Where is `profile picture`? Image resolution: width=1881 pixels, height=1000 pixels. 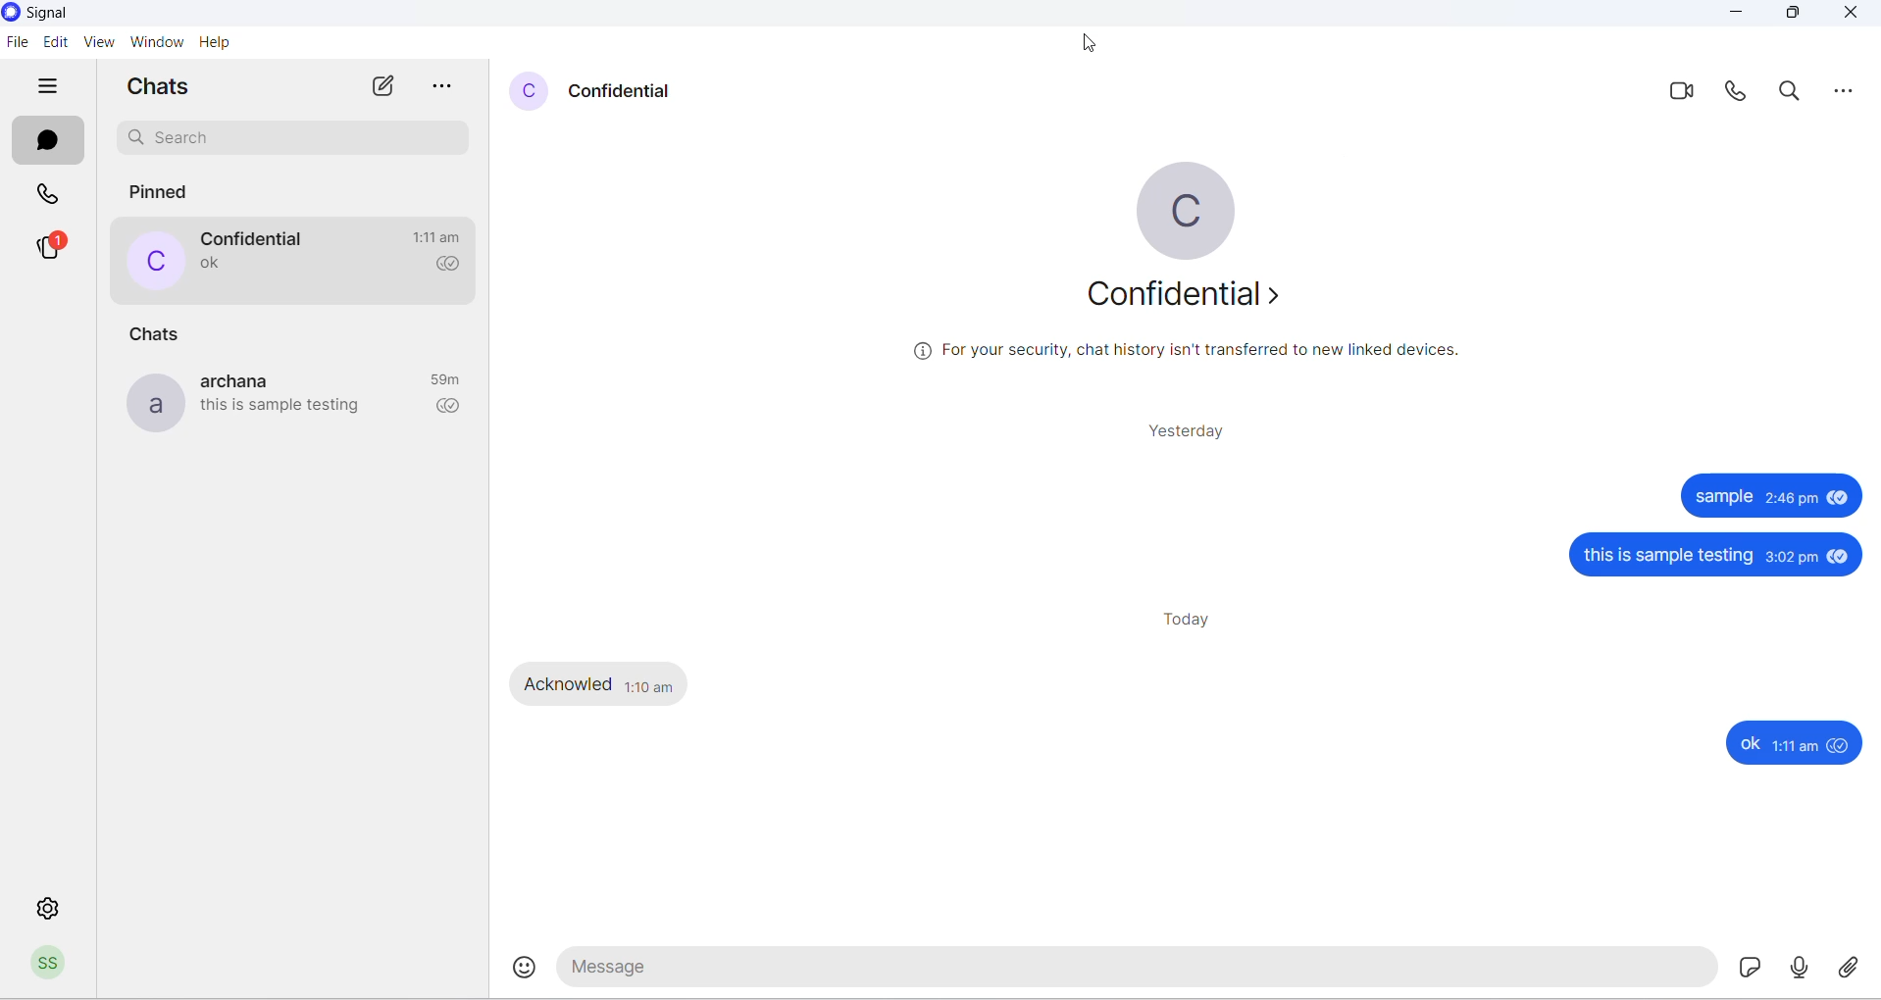
profile picture is located at coordinates (156, 405).